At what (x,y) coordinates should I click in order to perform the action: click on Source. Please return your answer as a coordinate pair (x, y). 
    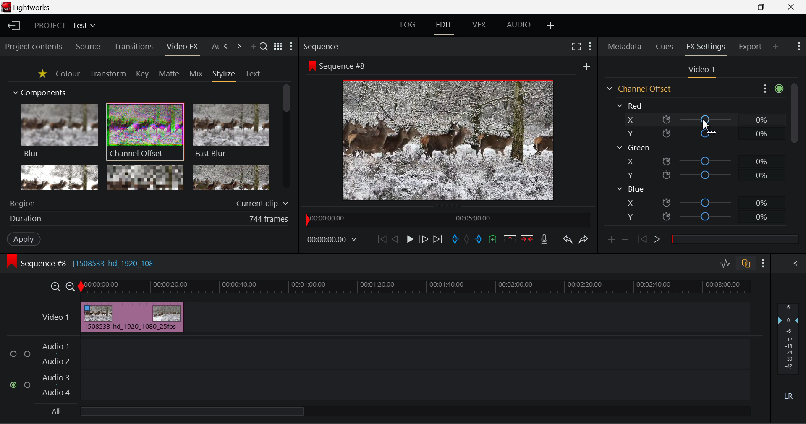
    Looking at the image, I should click on (89, 46).